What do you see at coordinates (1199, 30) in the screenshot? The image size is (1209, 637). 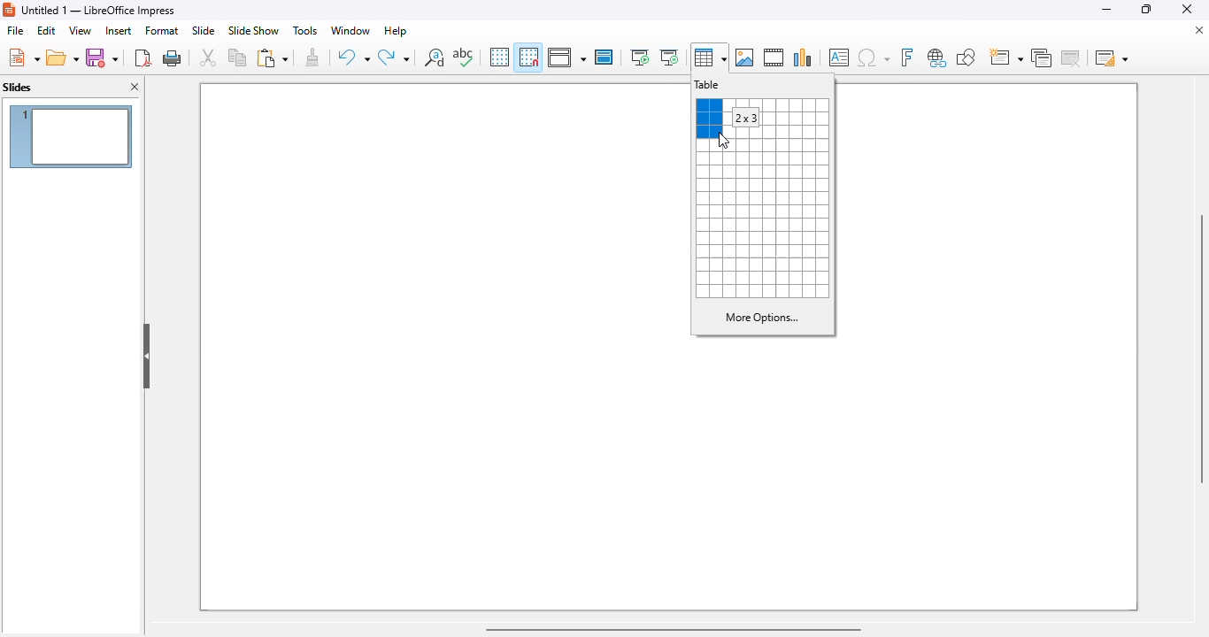 I see `close document` at bounding box center [1199, 30].